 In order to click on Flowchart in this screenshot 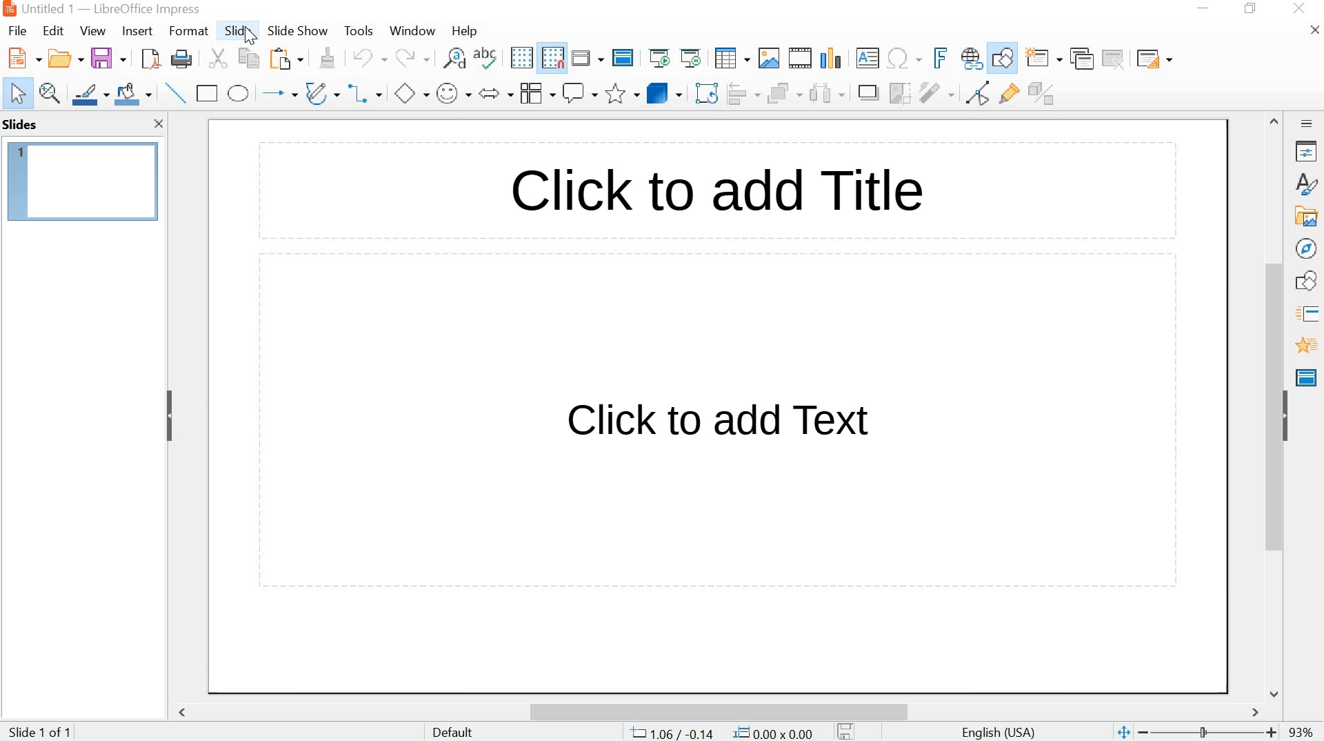, I will do `click(536, 93)`.